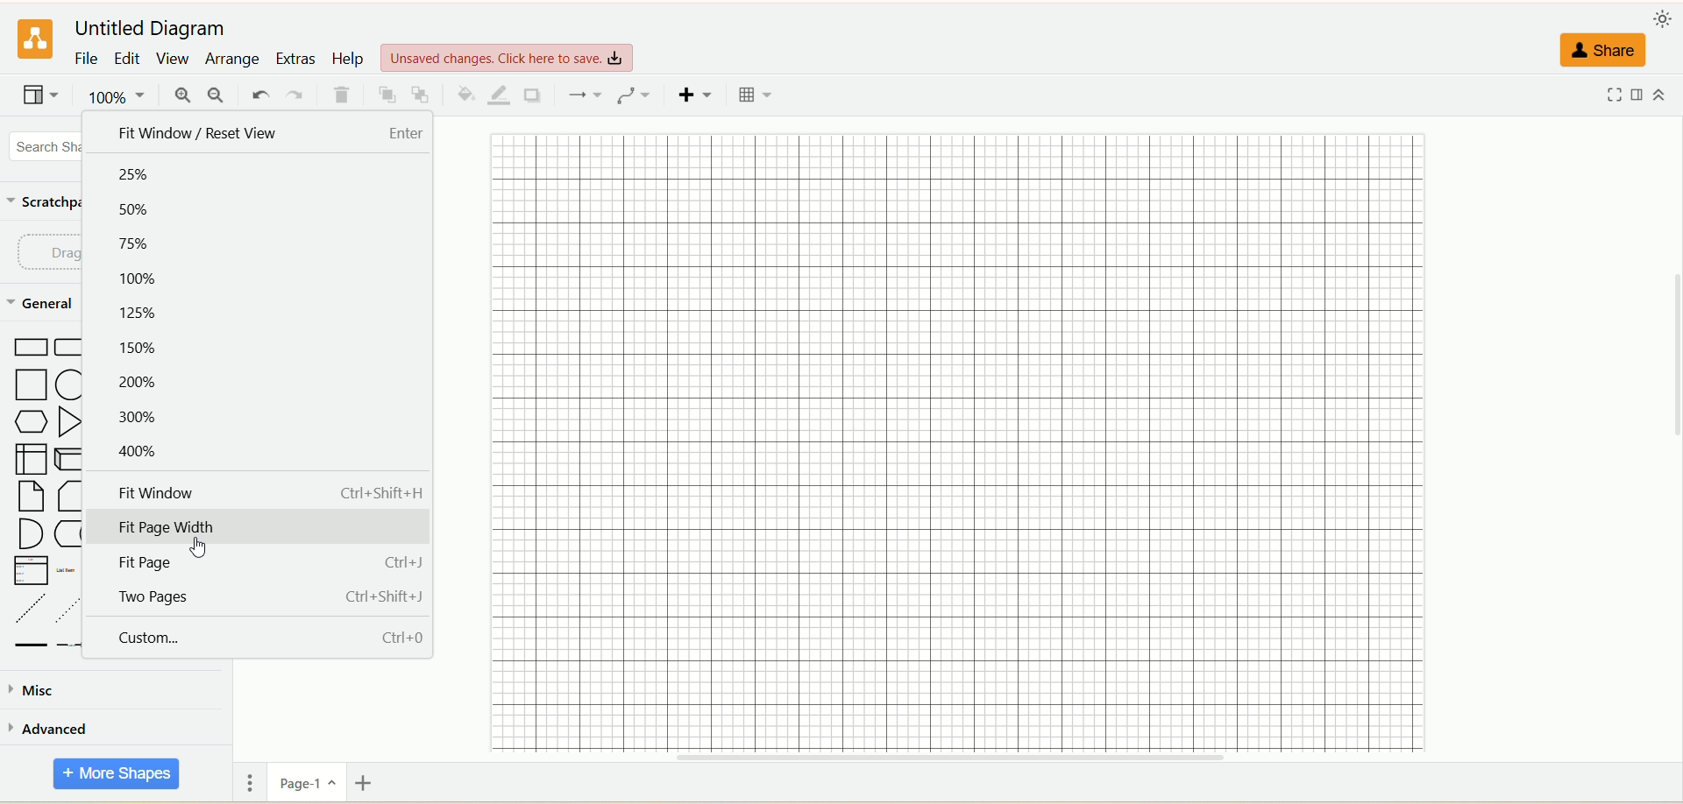 This screenshot has width=1683, height=804. I want to click on rounded rectangle, so click(68, 346).